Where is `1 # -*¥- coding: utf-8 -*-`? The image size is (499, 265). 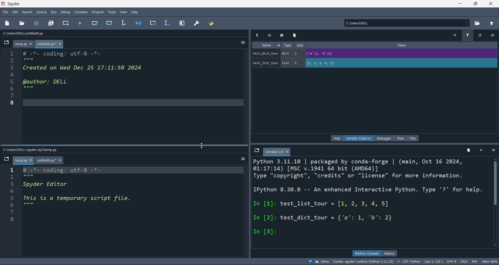 1 # -*¥- coding: utf-8 -*- is located at coordinates (67, 170).